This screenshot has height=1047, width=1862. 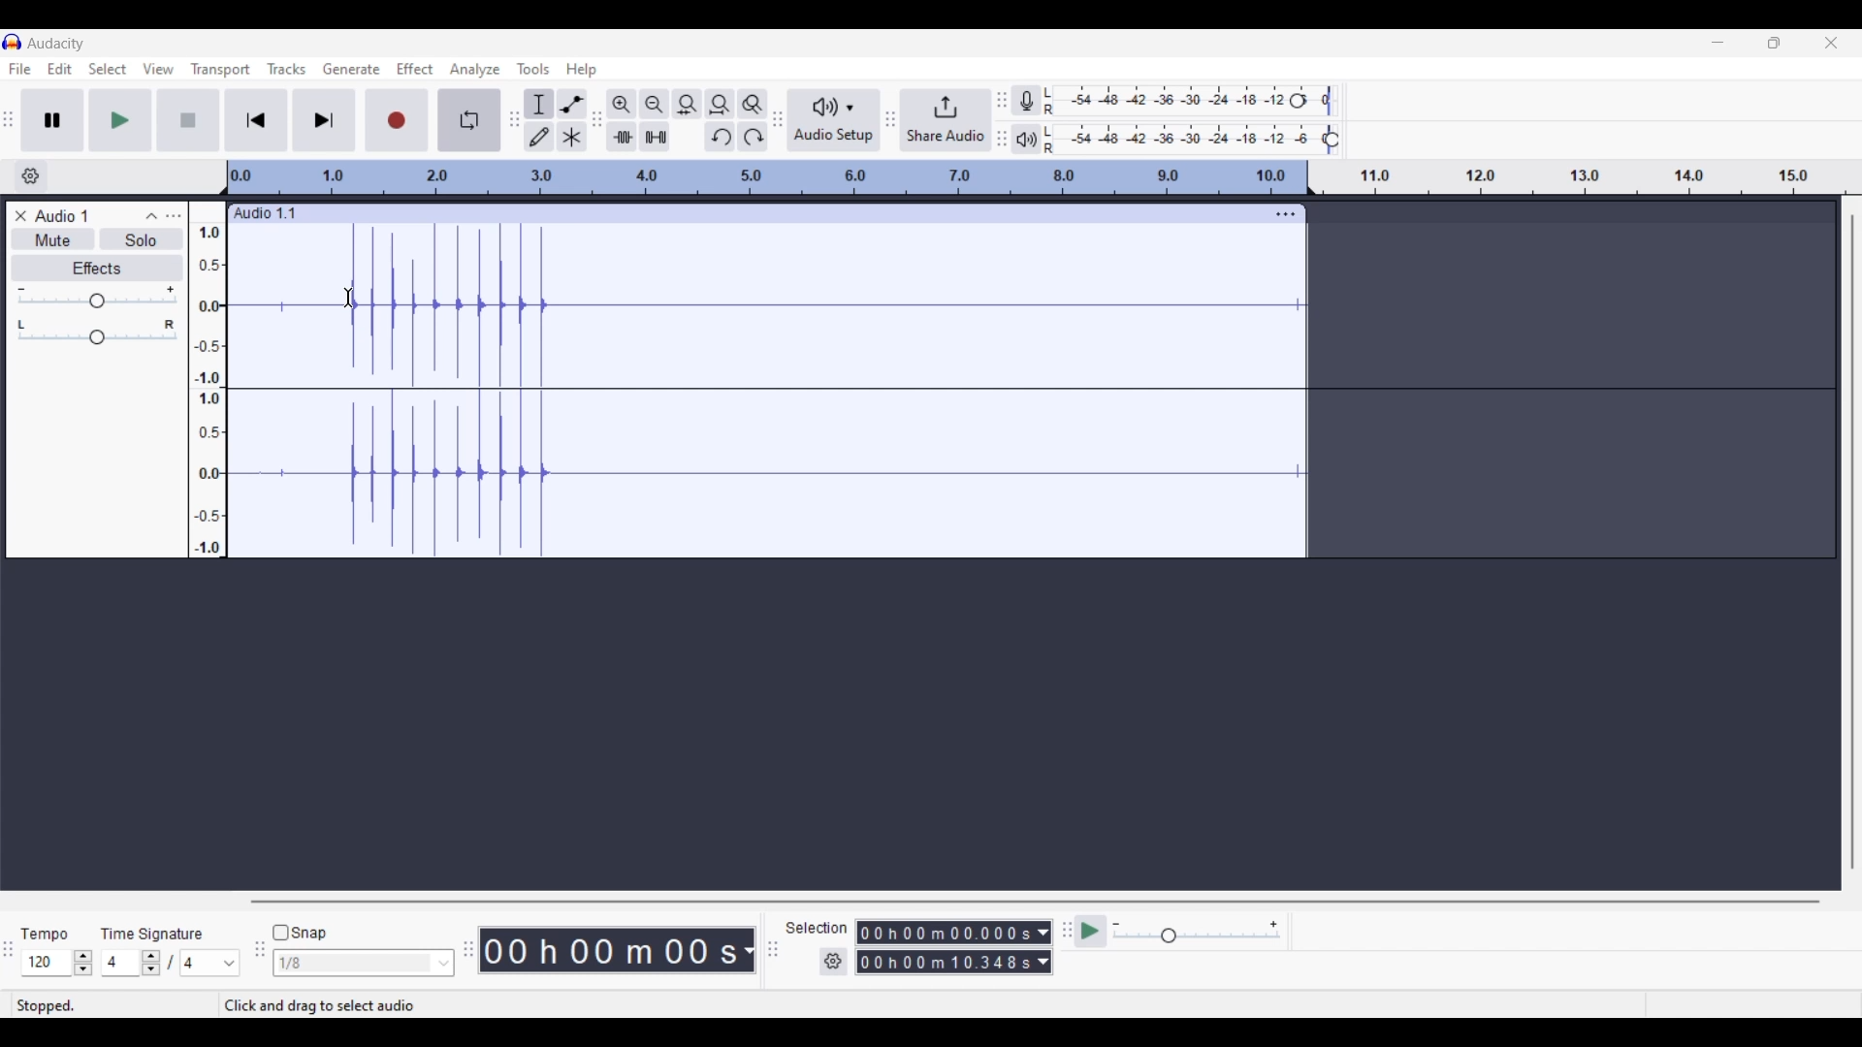 I want to click on Help menu, so click(x=580, y=69).